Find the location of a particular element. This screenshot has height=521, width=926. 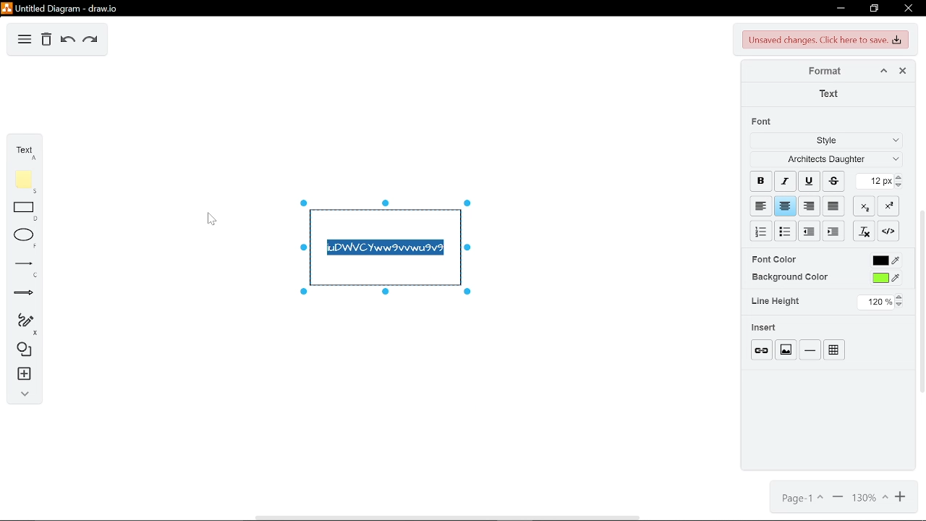

text is located at coordinates (22, 149).